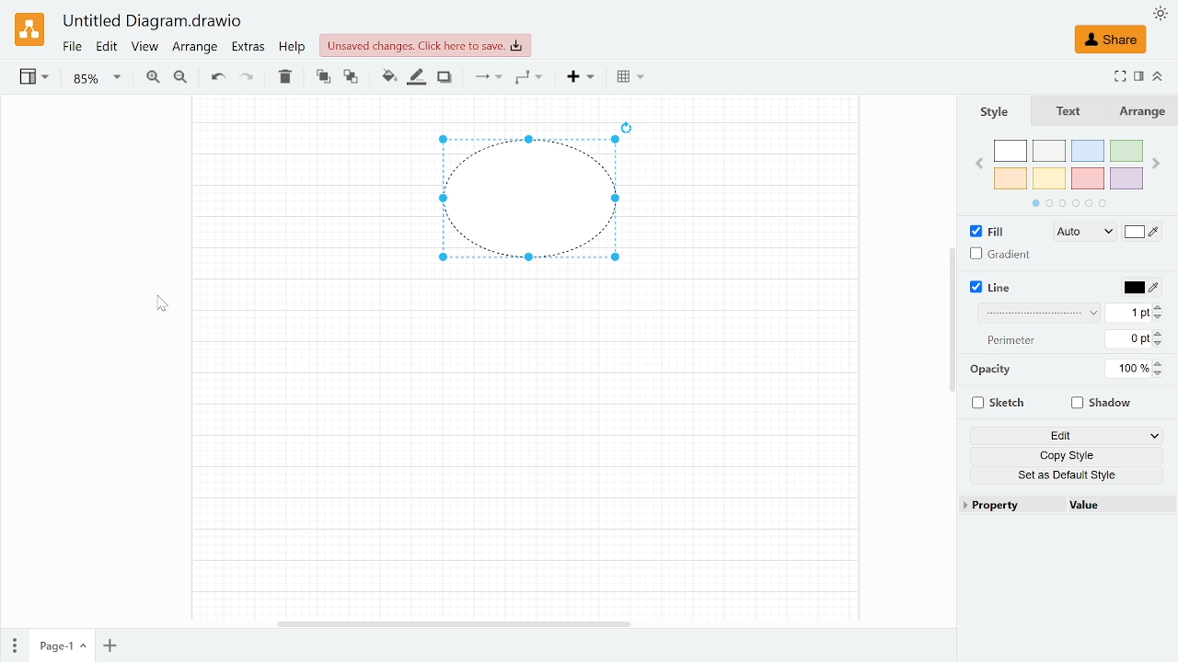 The height and width of the screenshot is (662, 1178). I want to click on Delete, so click(285, 80).